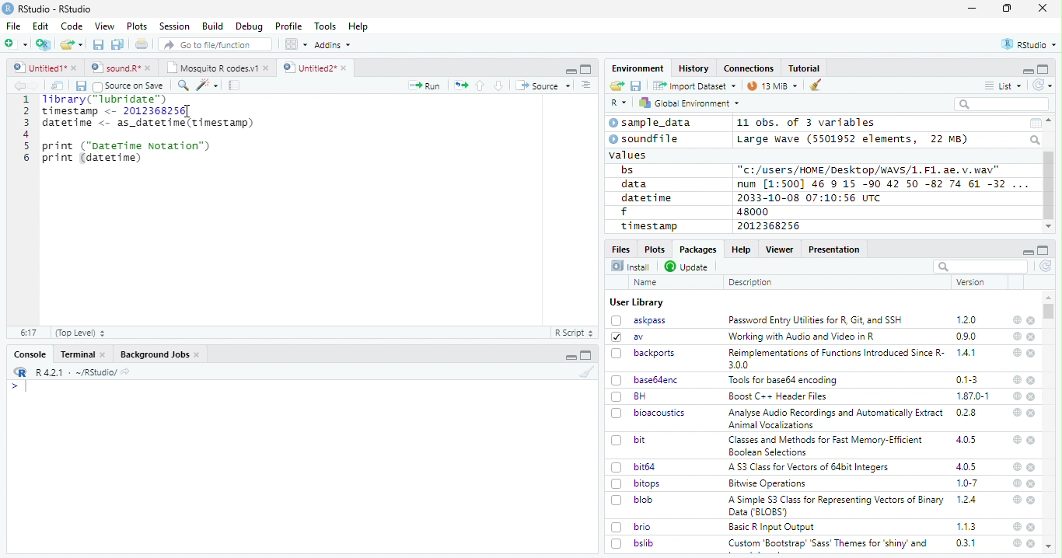  I want to click on History, so click(694, 68).